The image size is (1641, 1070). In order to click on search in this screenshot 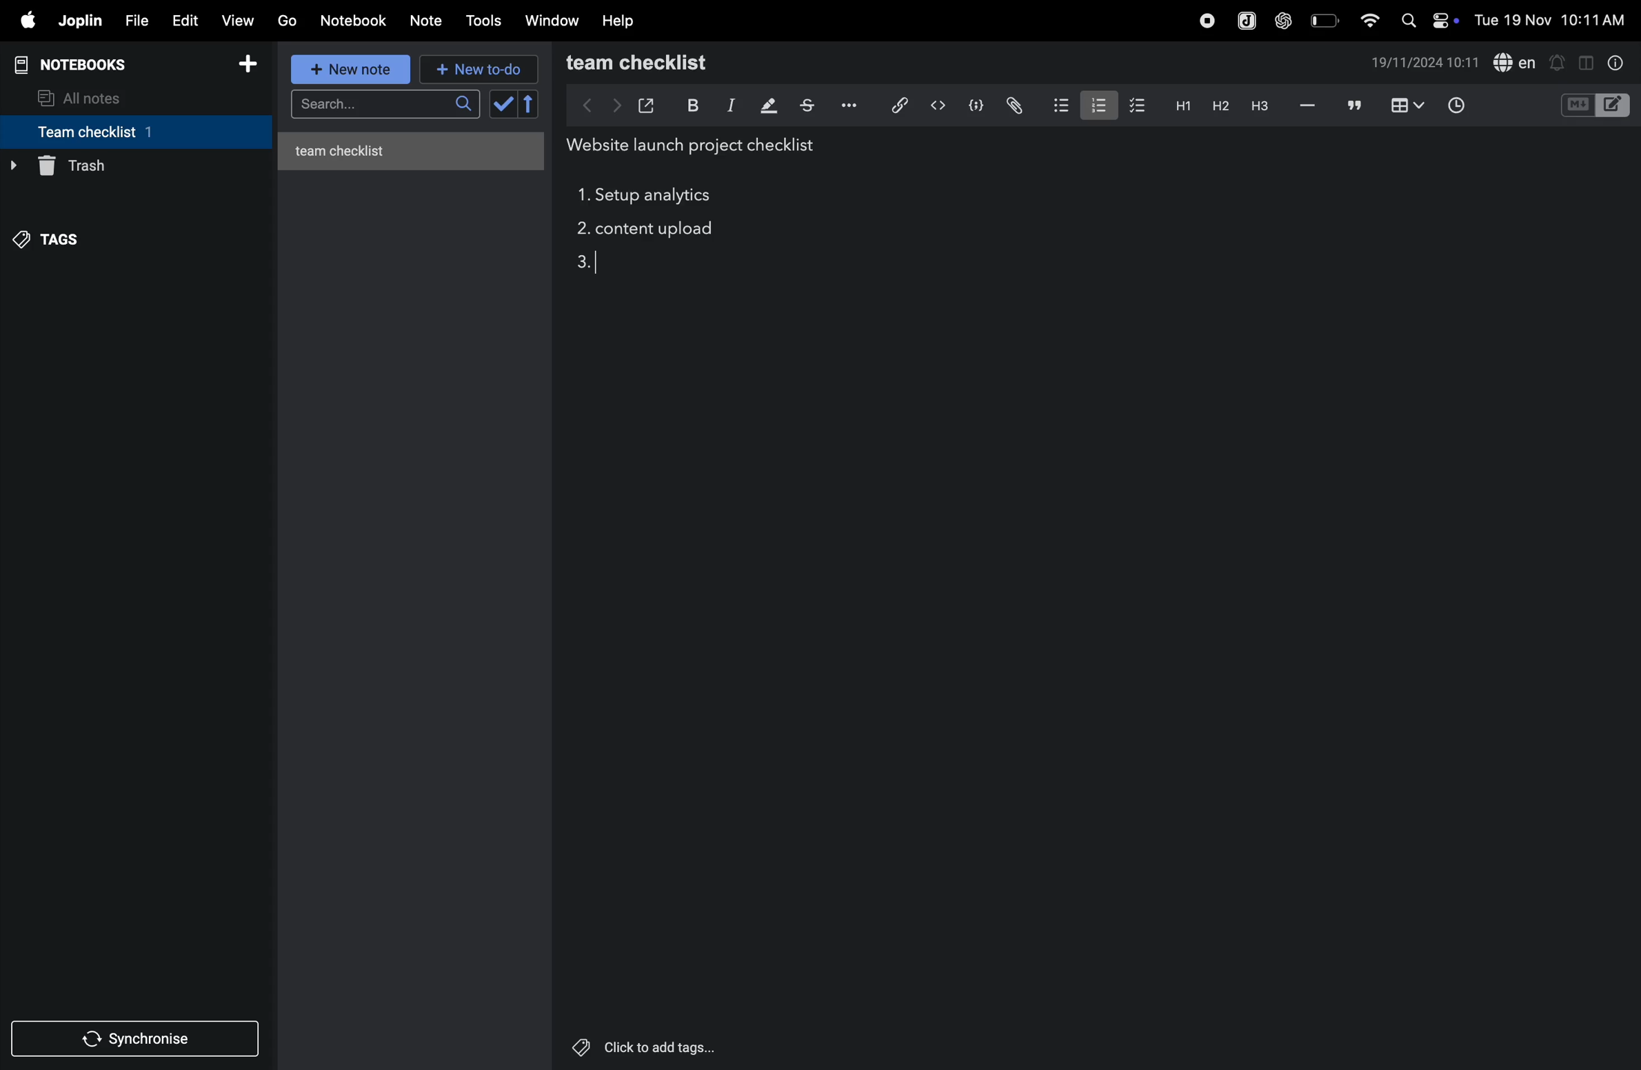, I will do `click(1407, 20)`.